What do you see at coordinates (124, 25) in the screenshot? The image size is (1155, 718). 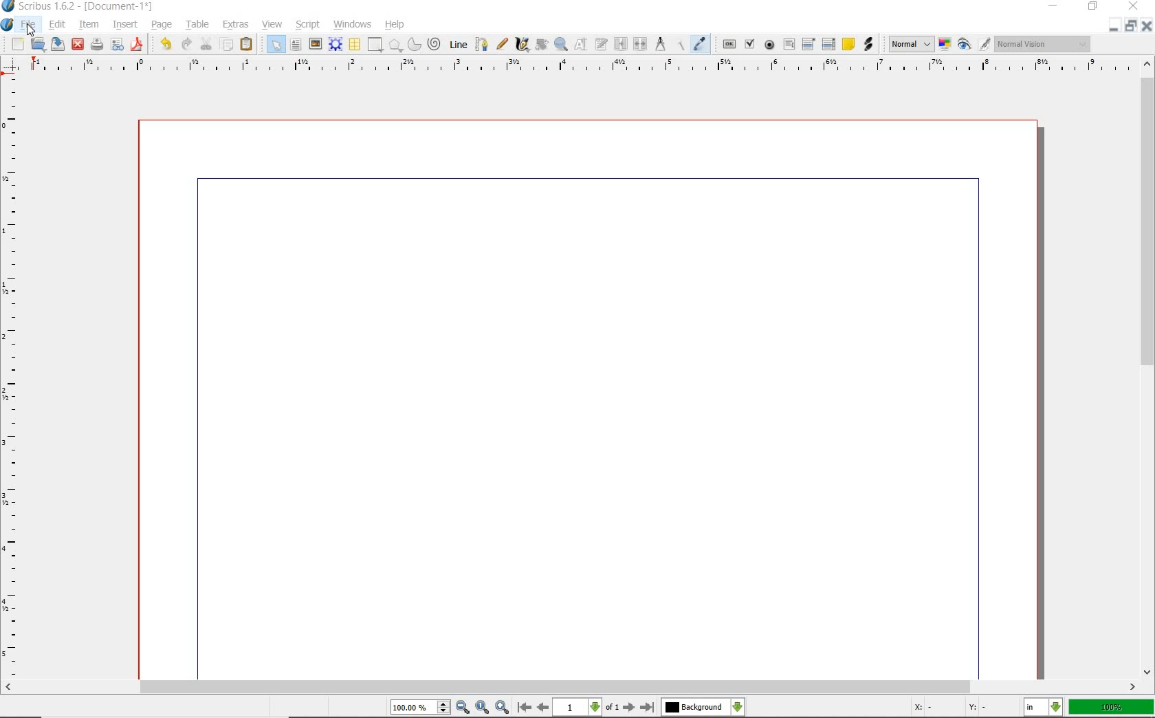 I see `insert` at bounding box center [124, 25].